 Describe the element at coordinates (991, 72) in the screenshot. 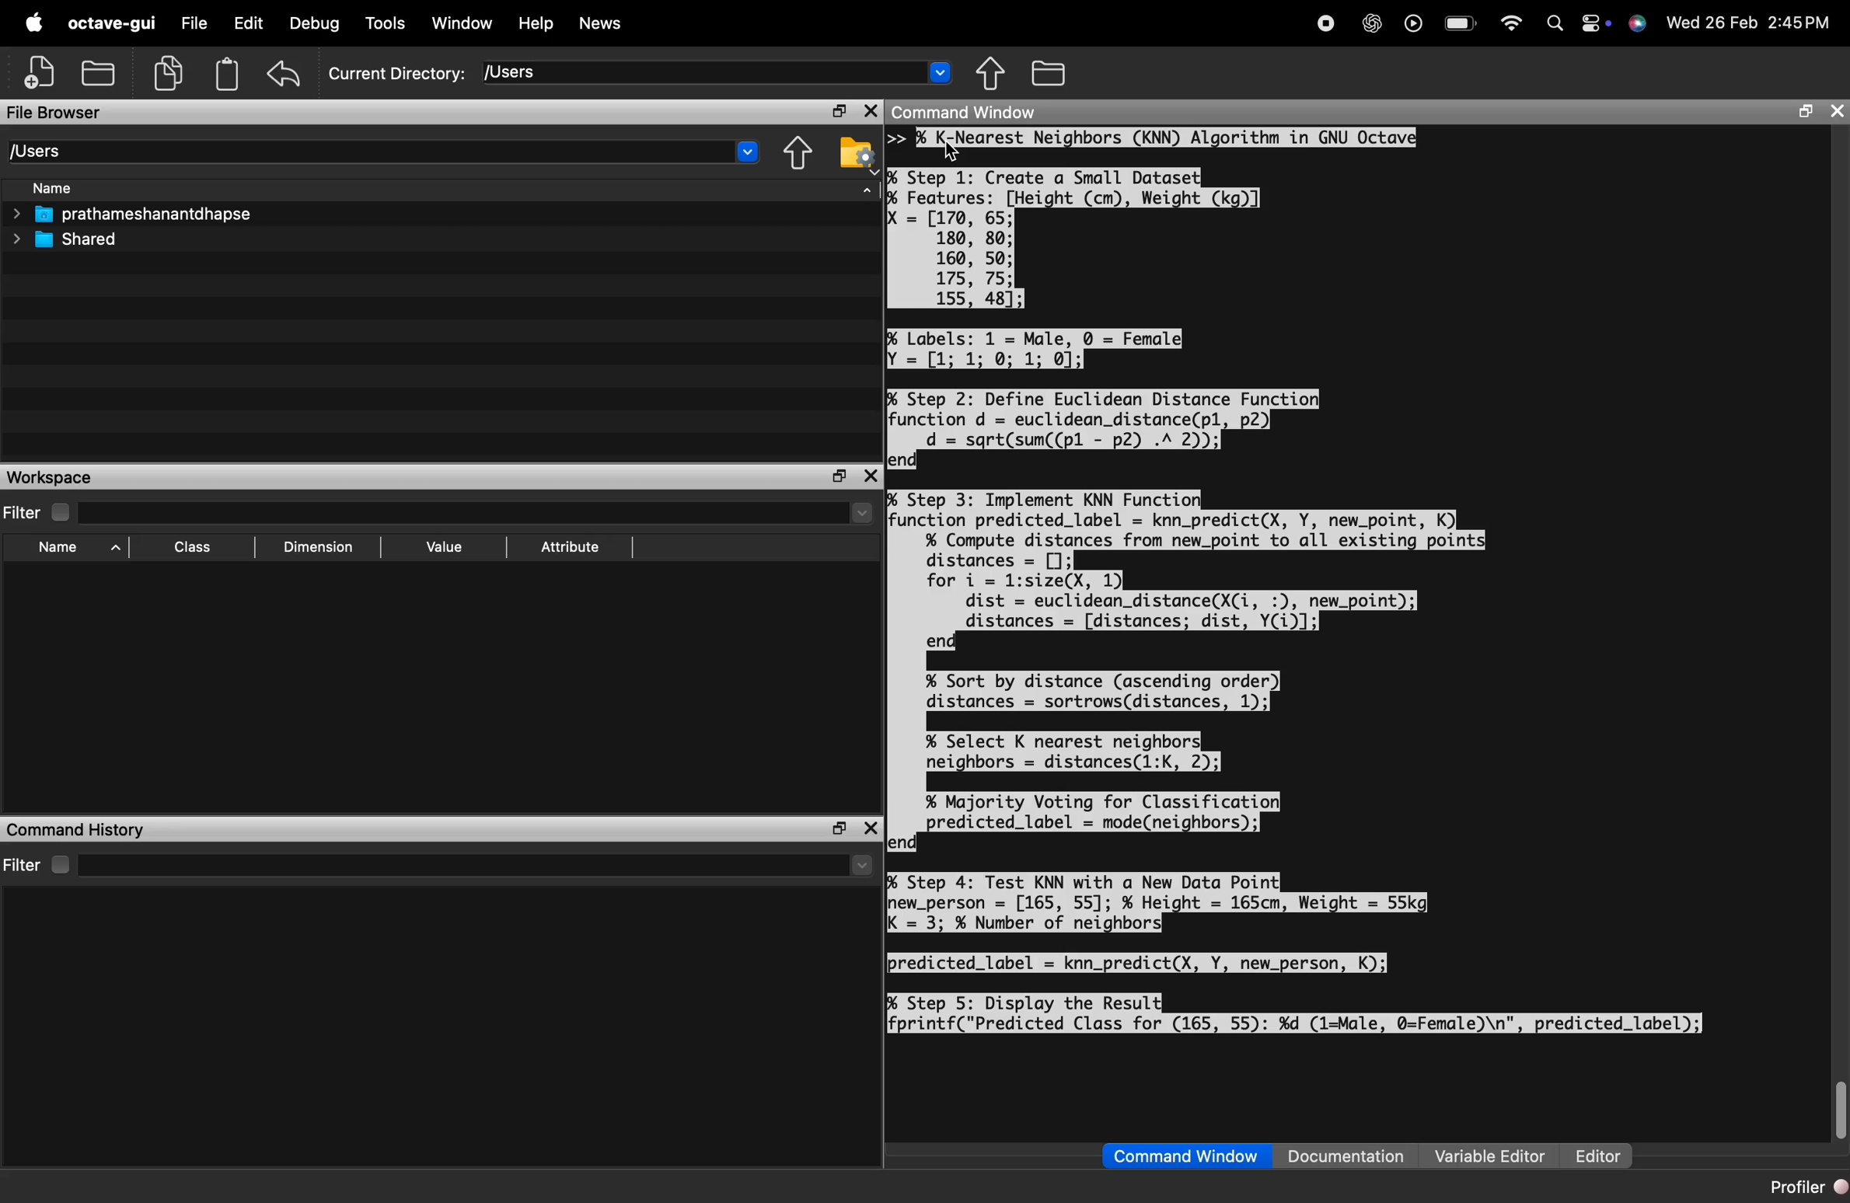

I see `move` at that location.